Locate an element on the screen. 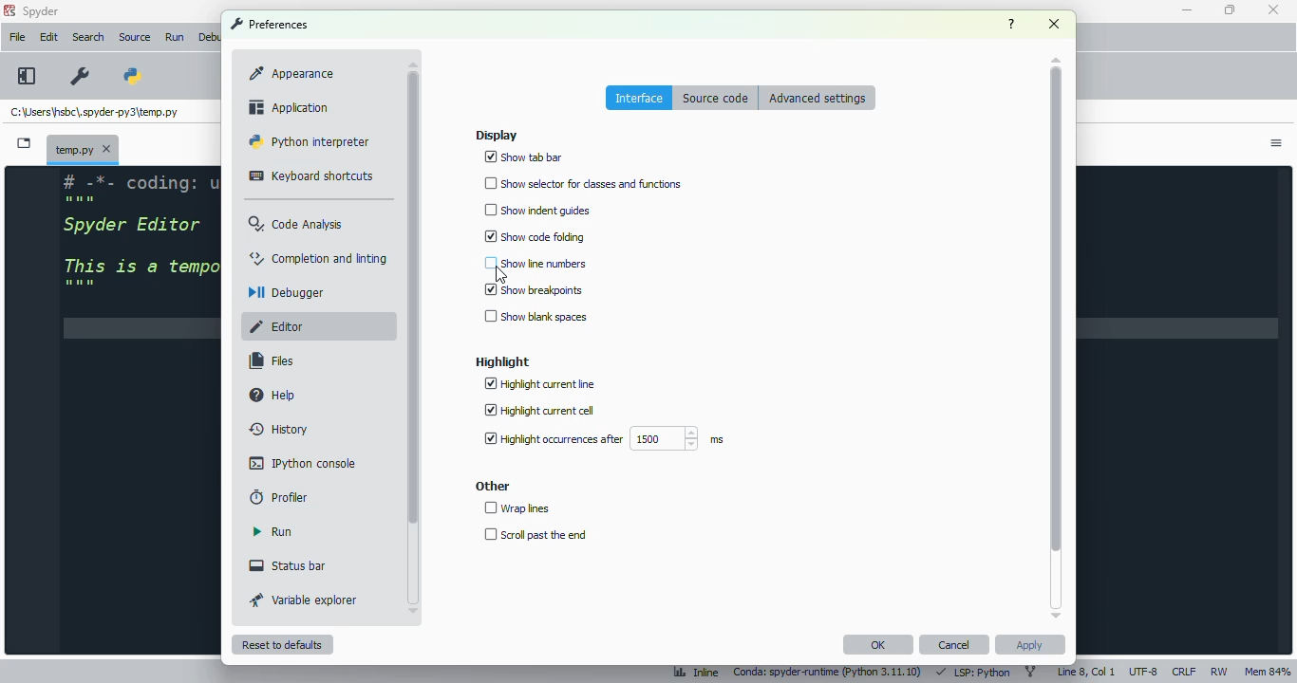  highlights is located at coordinates (502, 362).